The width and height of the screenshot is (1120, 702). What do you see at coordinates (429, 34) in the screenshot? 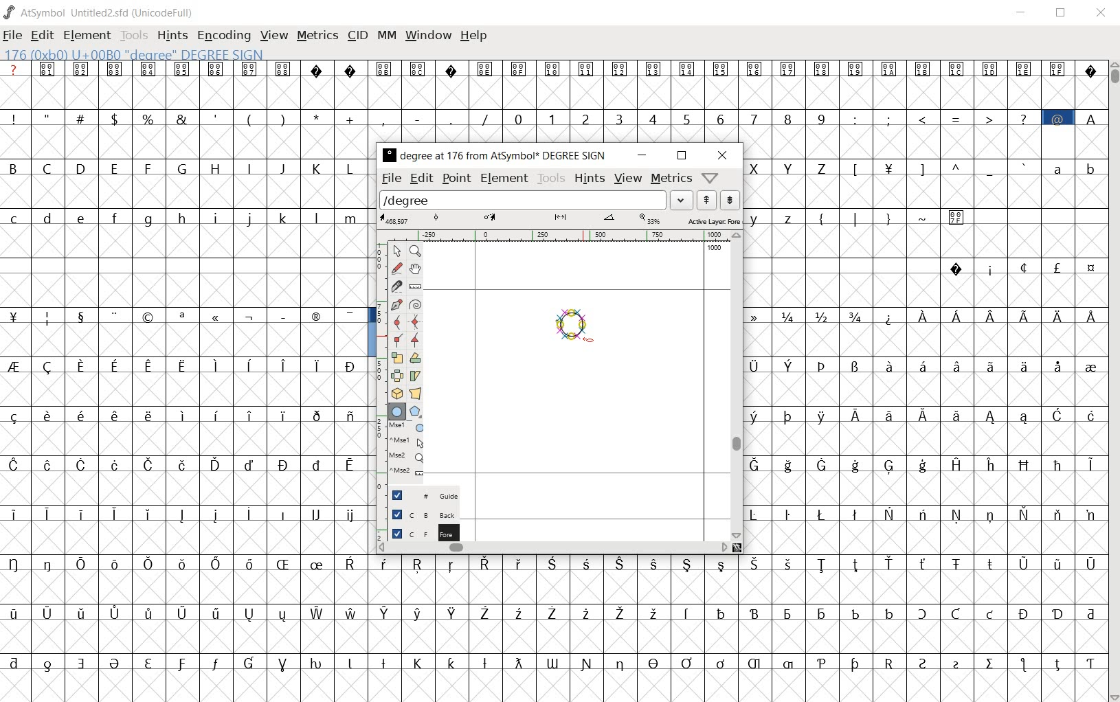
I see `window` at bounding box center [429, 34].